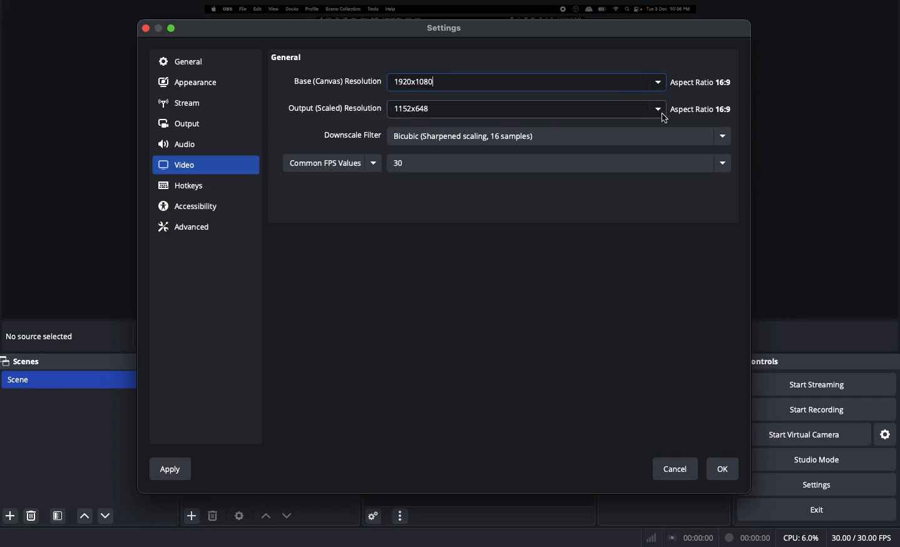 The height and width of the screenshot is (547, 900). Describe the element at coordinates (336, 110) in the screenshot. I see `Output resolution ` at that location.